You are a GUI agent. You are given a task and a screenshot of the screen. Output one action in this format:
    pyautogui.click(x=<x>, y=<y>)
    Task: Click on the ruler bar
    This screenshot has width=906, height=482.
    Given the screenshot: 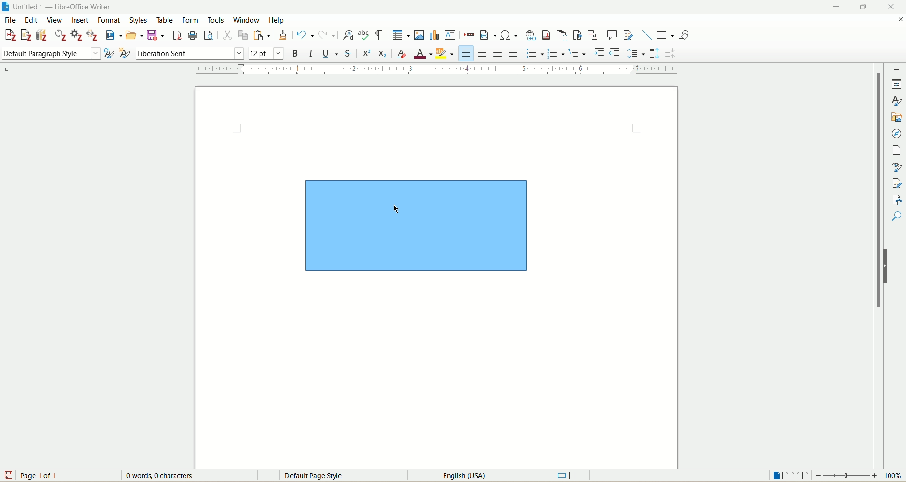 What is the action you would take?
    pyautogui.click(x=435, y=70)
    